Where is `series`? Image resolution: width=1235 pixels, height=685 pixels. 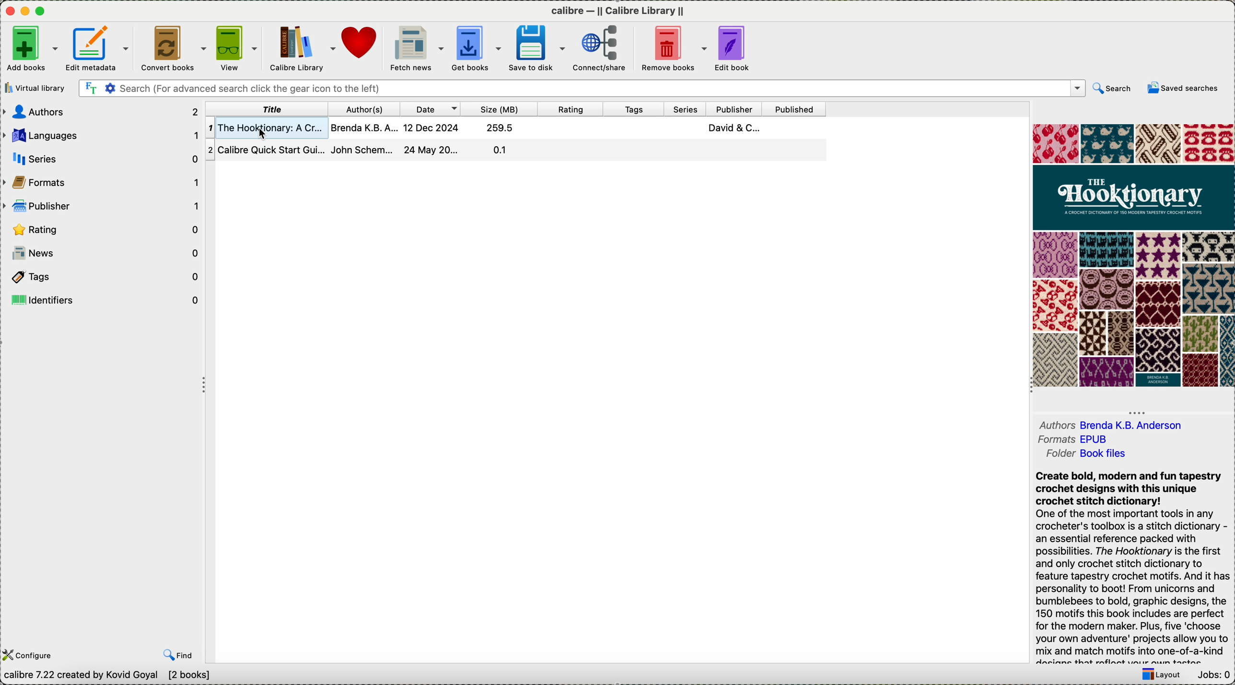 series is located at coordinates (101, 157).